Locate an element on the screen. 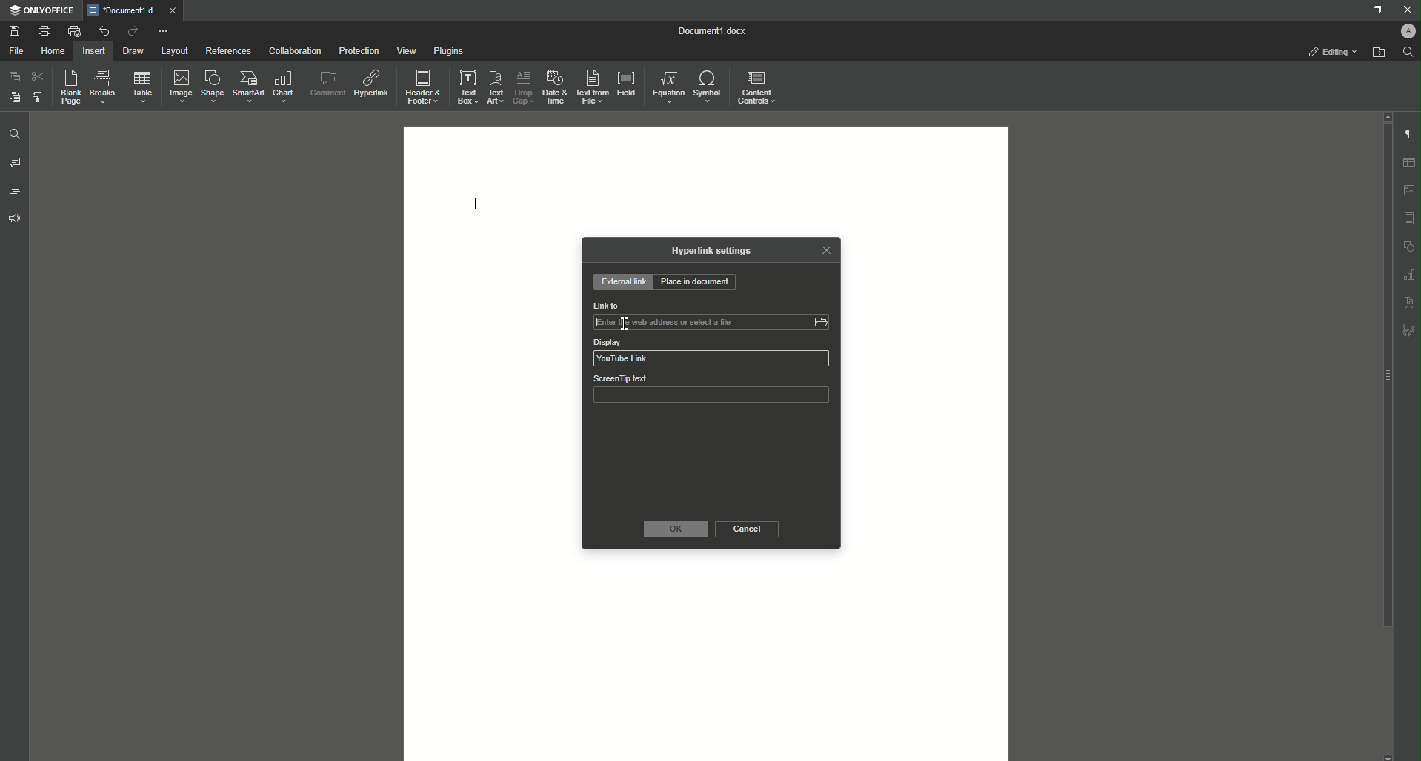 The image size is (1421, 761). Choose Styling is located at coordinates (36, 97).